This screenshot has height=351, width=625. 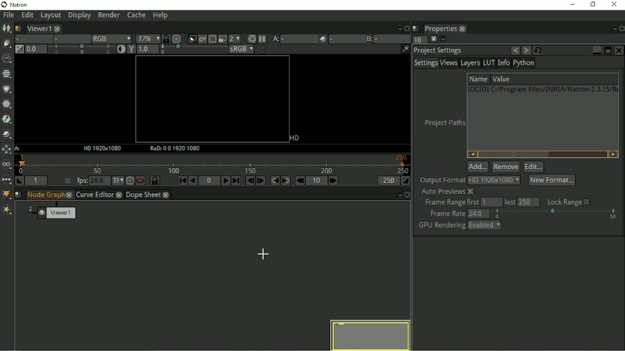 What do you see at coordinates (7, 118) in the screenshot?
I see `Keyer` at bounding box center [7, 118].